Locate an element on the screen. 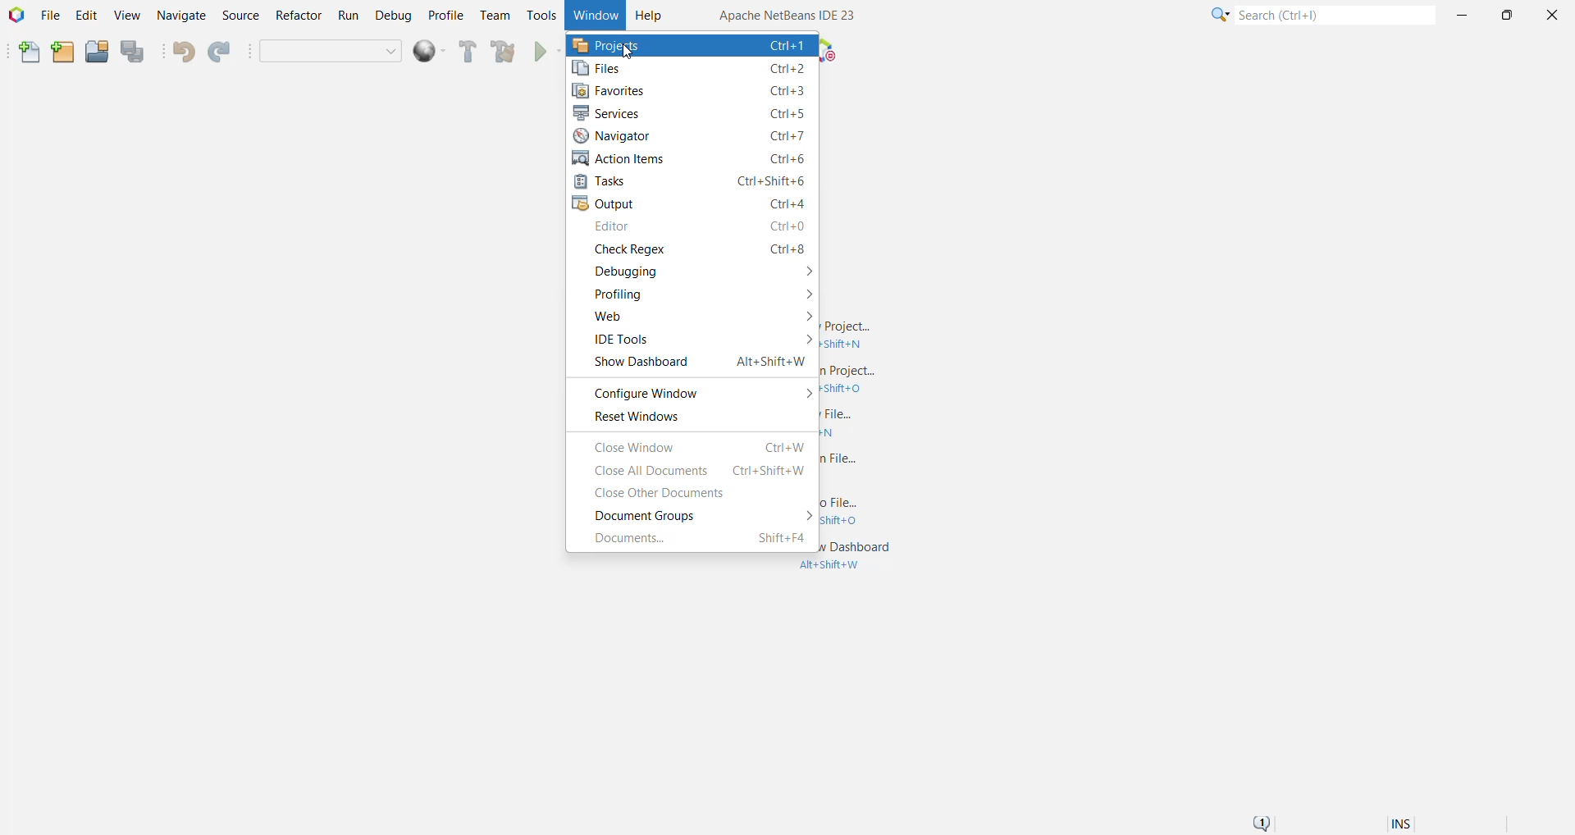 This screenshot has width=1575, height=835. Save All is located at coordinates (135, 53).